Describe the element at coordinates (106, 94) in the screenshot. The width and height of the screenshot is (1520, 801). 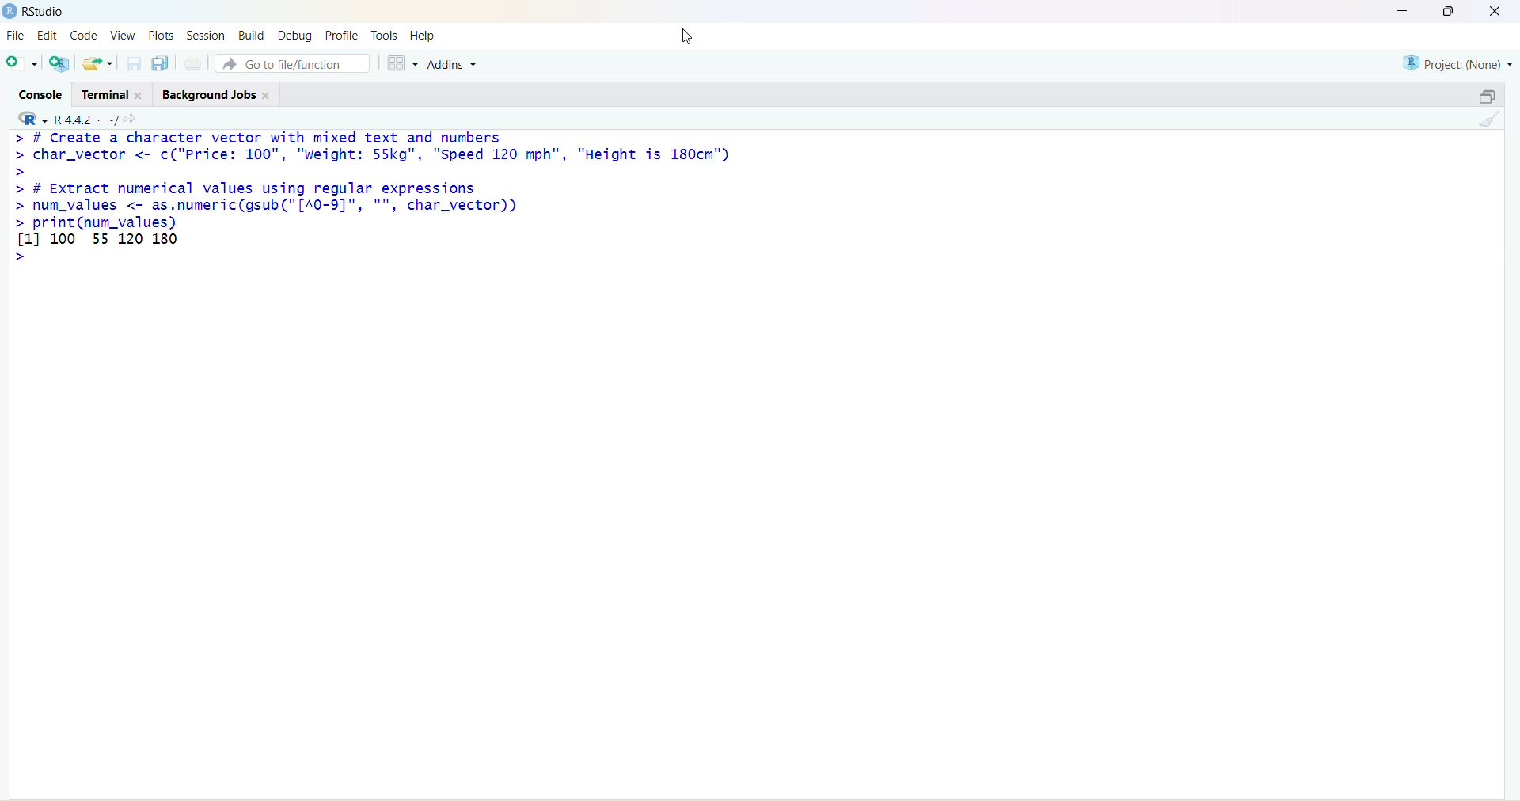
I see `terminal` at that location.